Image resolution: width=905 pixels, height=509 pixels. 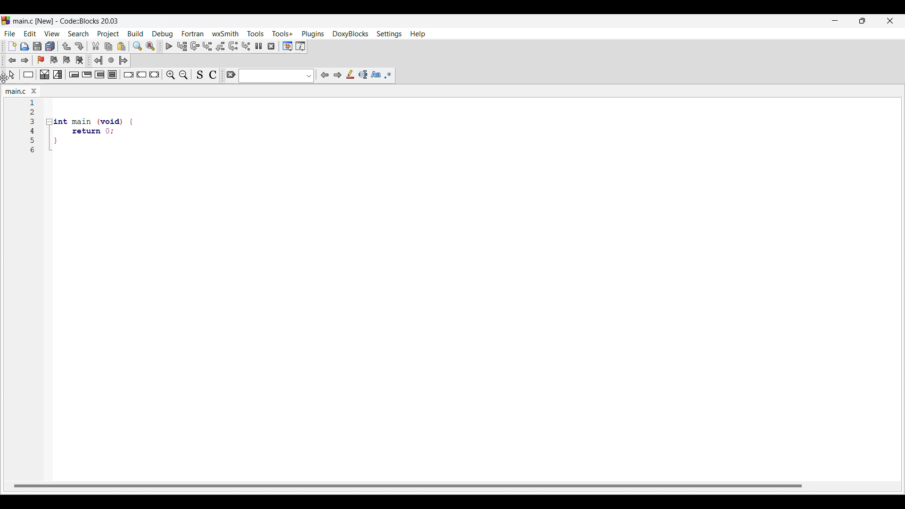 What do you see at coordinates (99, 60) in the screenshot?
I see `Jump back ` at bounding box center [99, 60].